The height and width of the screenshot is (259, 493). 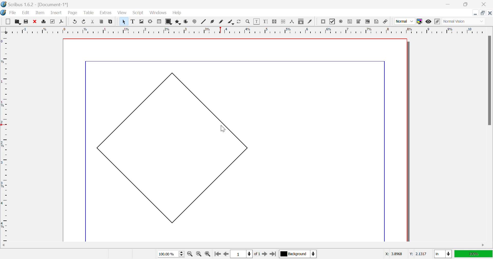 What do you see at coordinates (483, 245) in the screenshot?
I see `Scroll right` at bounding box center [483, 245].